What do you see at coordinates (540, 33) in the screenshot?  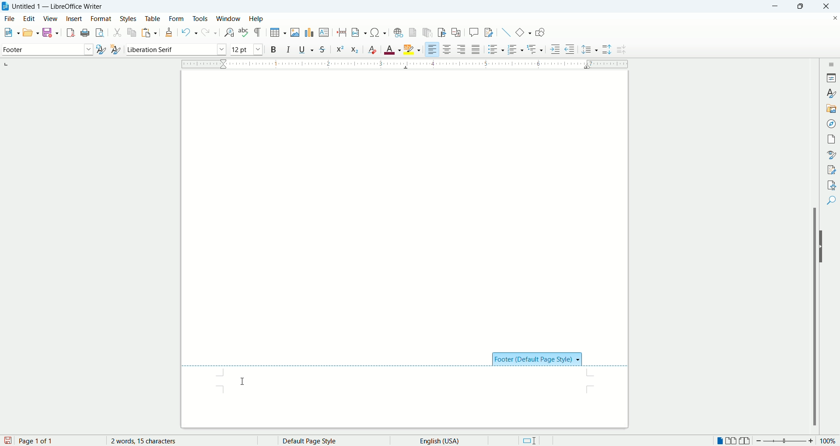 I see `show draw functions` at bounding box center [540, 33].